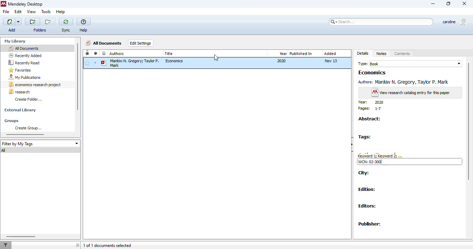  Describe the element at coordinates (88, 63) in the screenshot. I see `add to favorites` at that location.